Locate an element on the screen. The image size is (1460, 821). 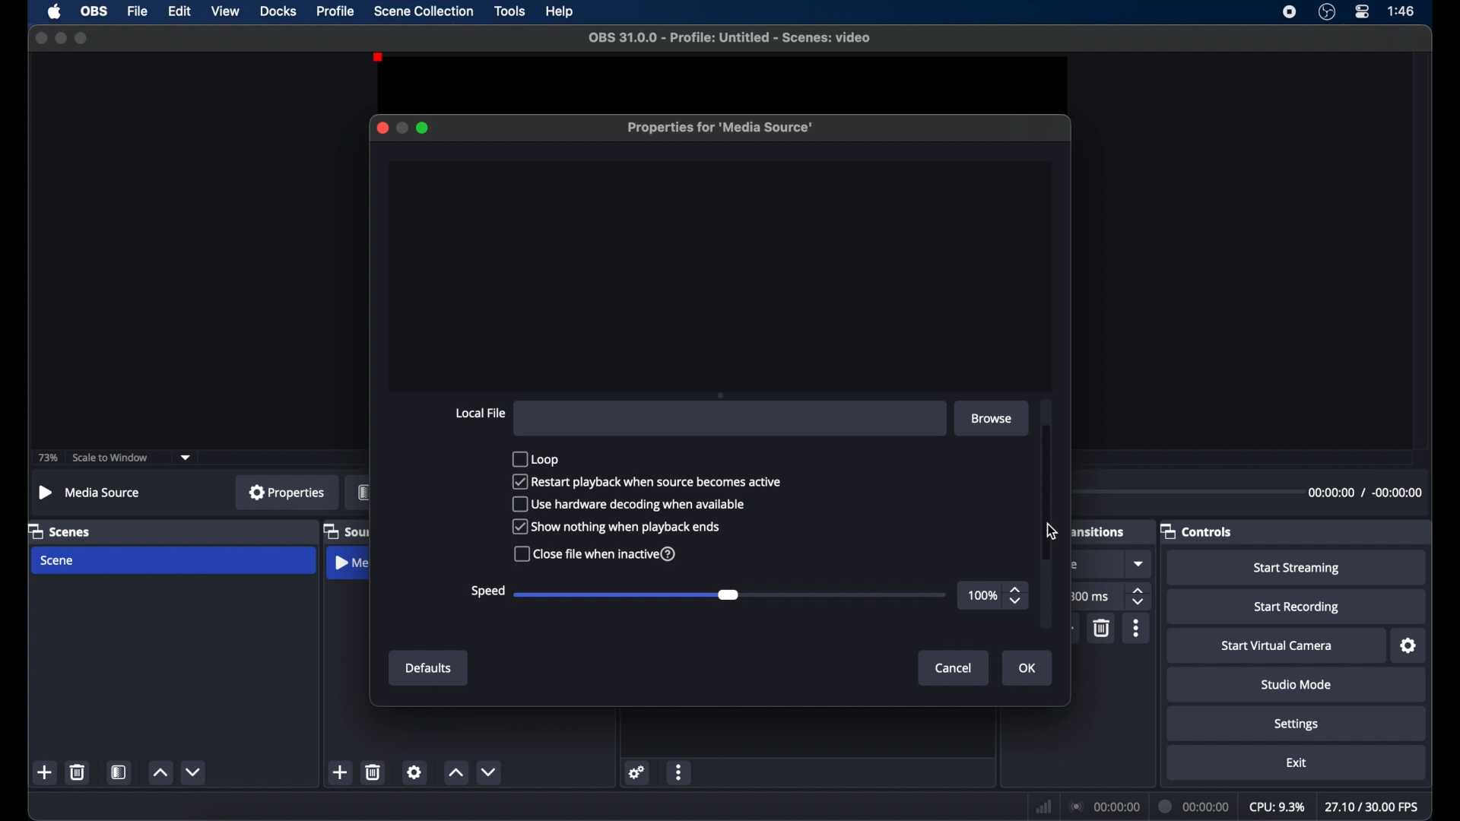
start recording is located at coordinates (1299, 607).